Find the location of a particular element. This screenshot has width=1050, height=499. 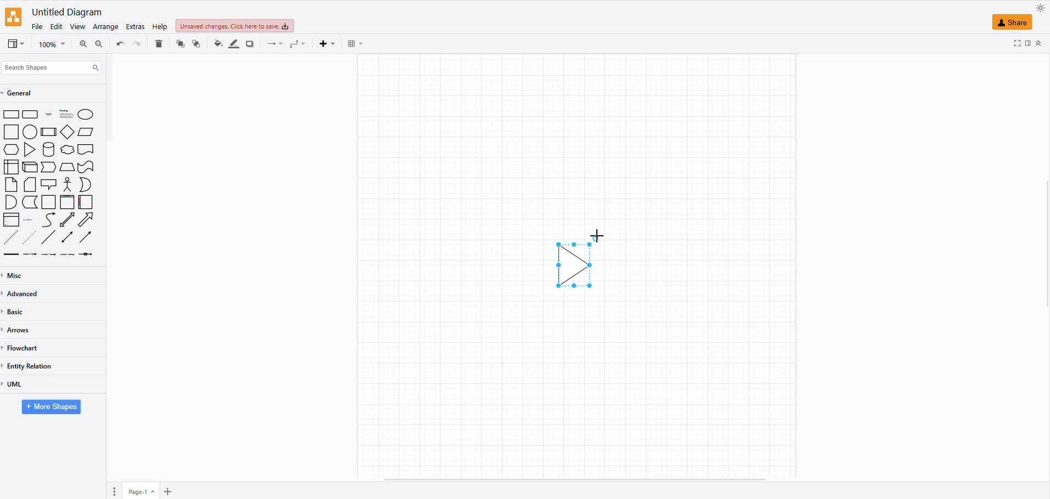

Polygon is located at coordinates (67, 167).